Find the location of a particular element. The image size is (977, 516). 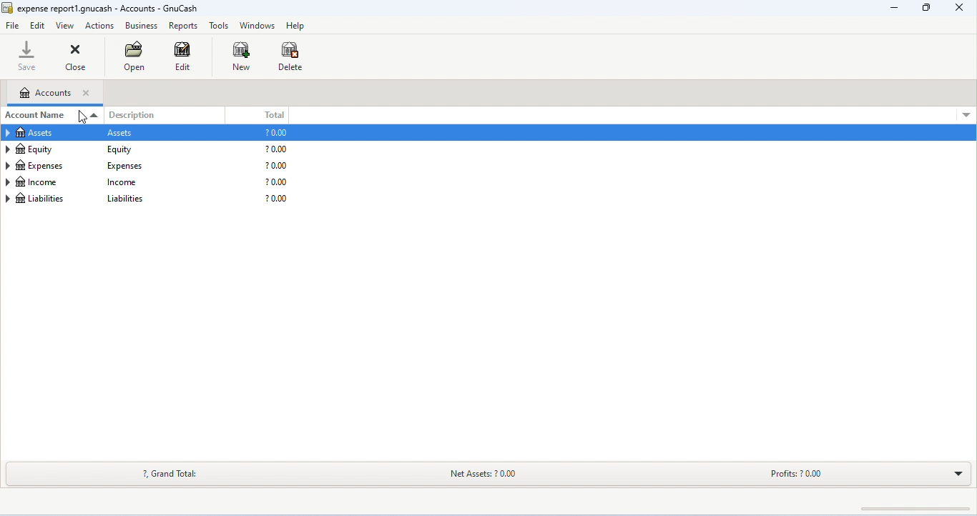

close is located at coordinates (958, 8).